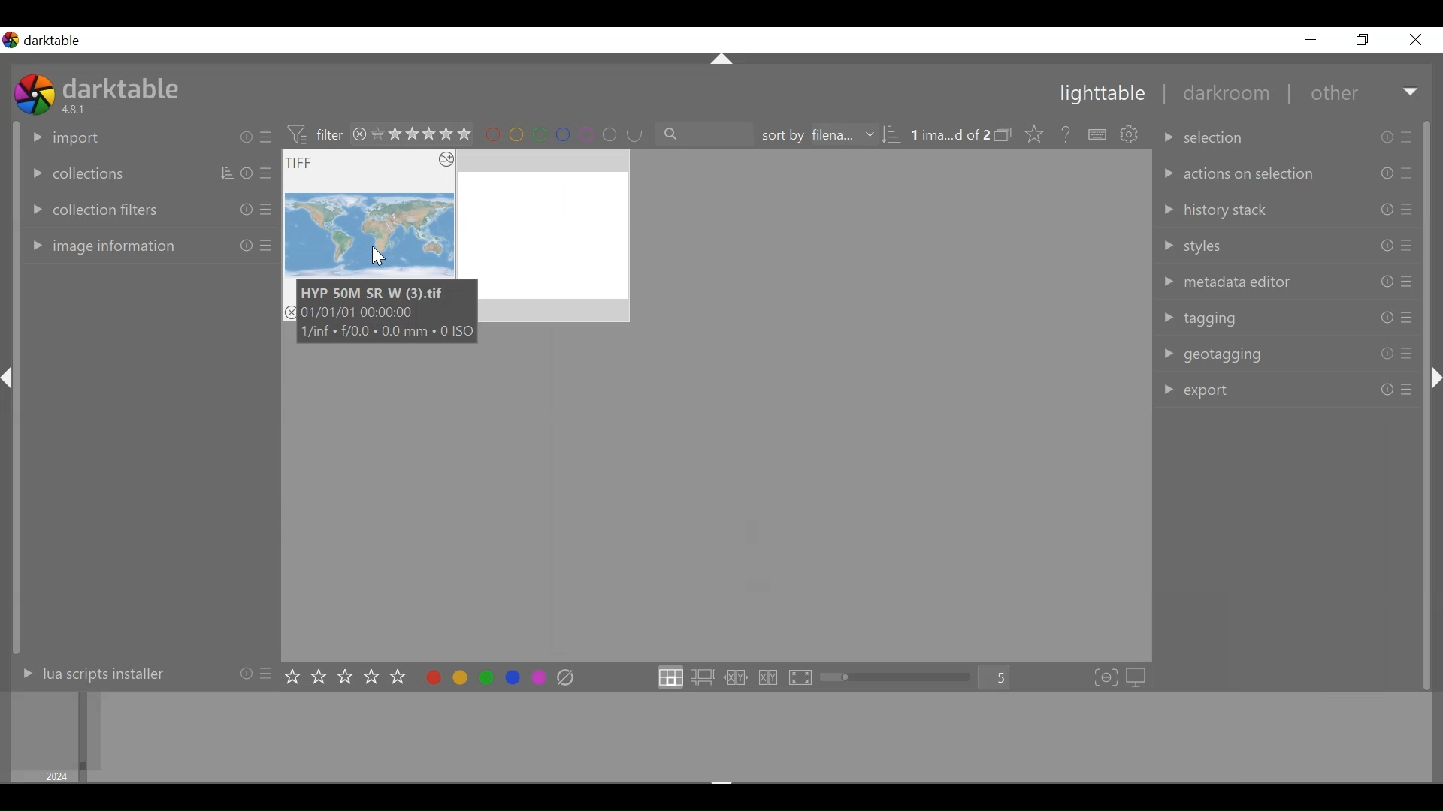  Describe the element at coordinates (121, 88) in the screenshot. I see `darktable` at that location.